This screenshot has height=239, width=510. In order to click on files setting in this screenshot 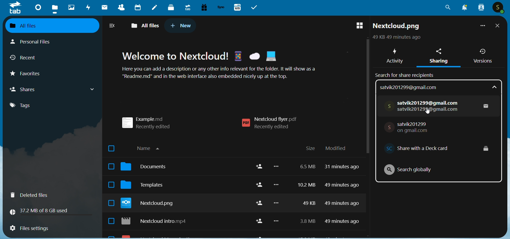, I will do `click(29, 229)`.